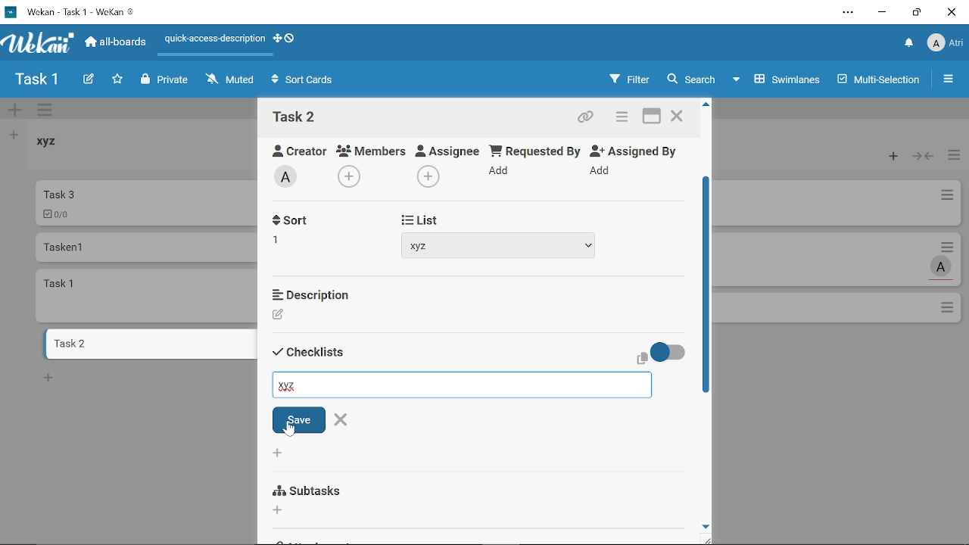 This screenshot has width=969, height=545. Describe the element at coordinates (148, 295) in the screenshot. I see `card named "task 1"` at that location.